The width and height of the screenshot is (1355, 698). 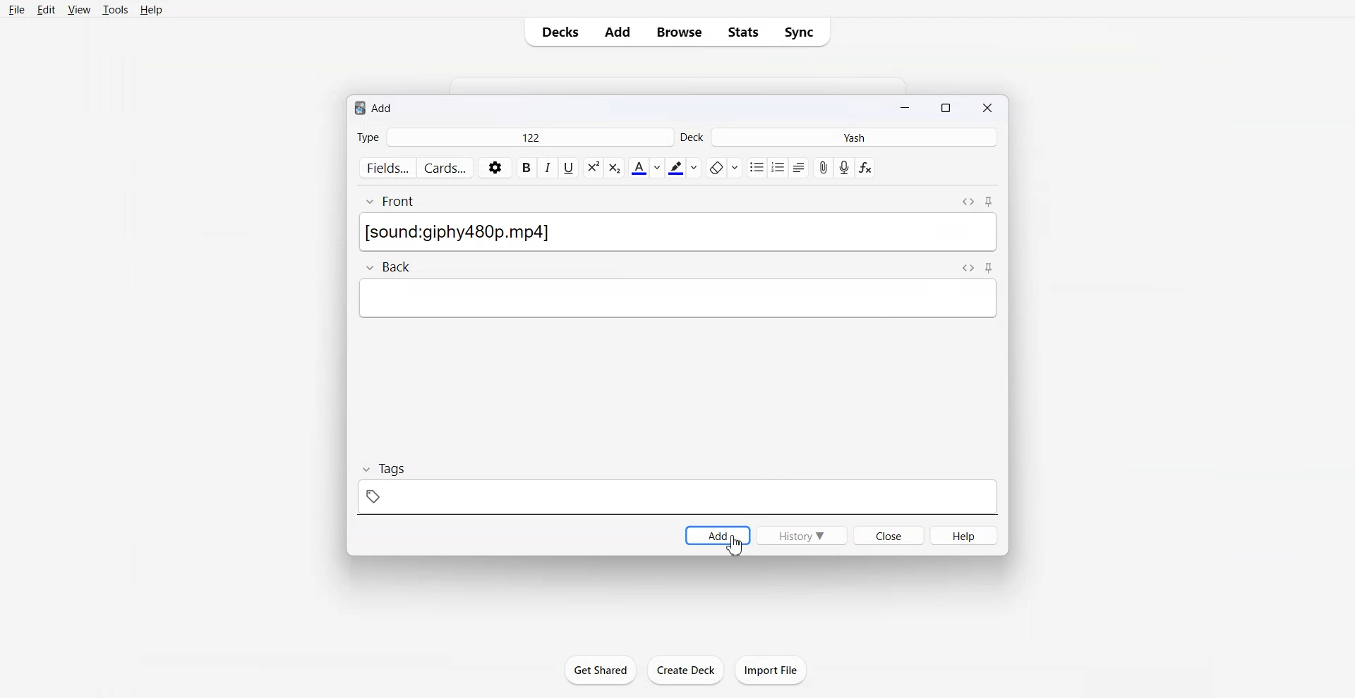 I want to click on Help, so click(x=965, y=536).